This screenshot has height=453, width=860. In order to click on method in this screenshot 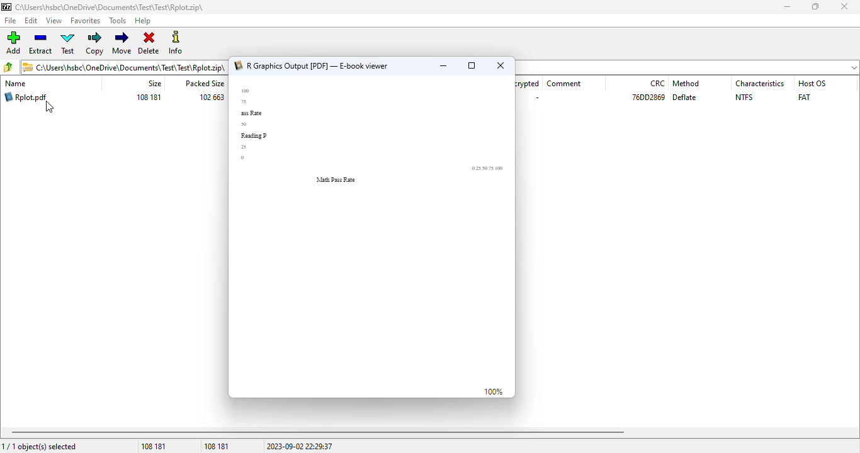, I will do `click(686, 83)`.